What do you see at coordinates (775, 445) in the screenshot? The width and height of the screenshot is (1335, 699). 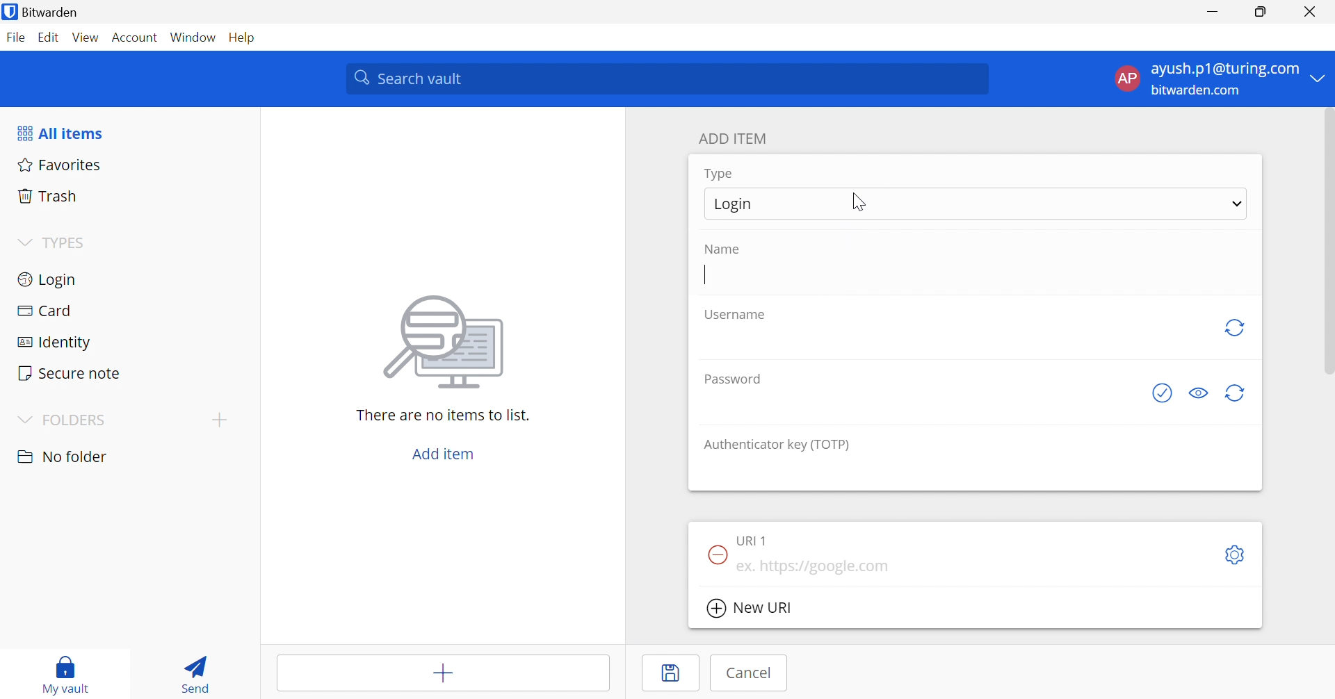 I see `Authenticator key (TOTP)` at bounding box center [775, 445].